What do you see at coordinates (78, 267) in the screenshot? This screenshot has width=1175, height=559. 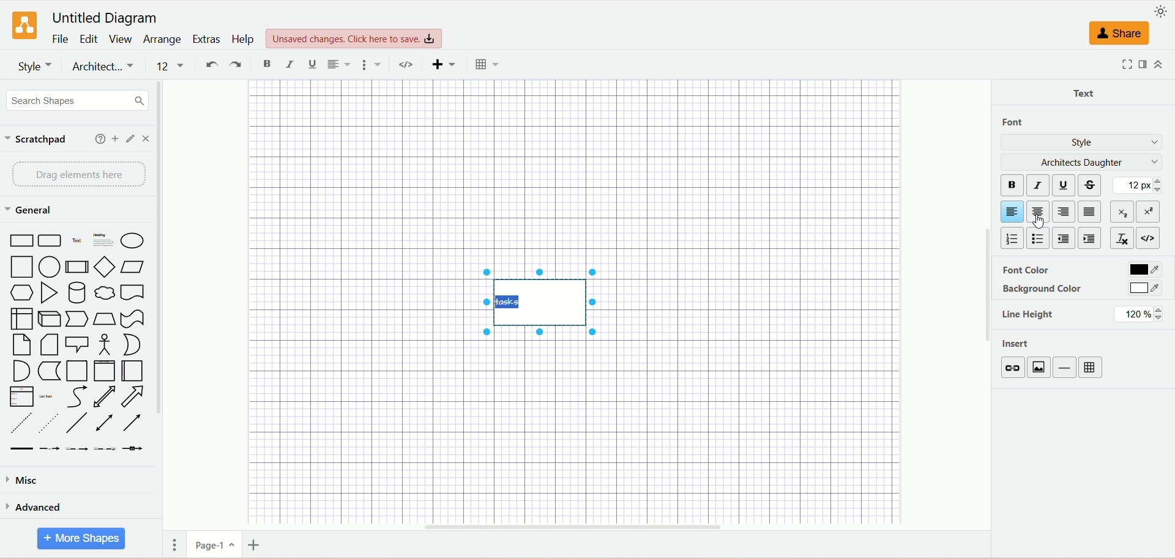 I see `Divided Bar` at bounding box center [78, 267].